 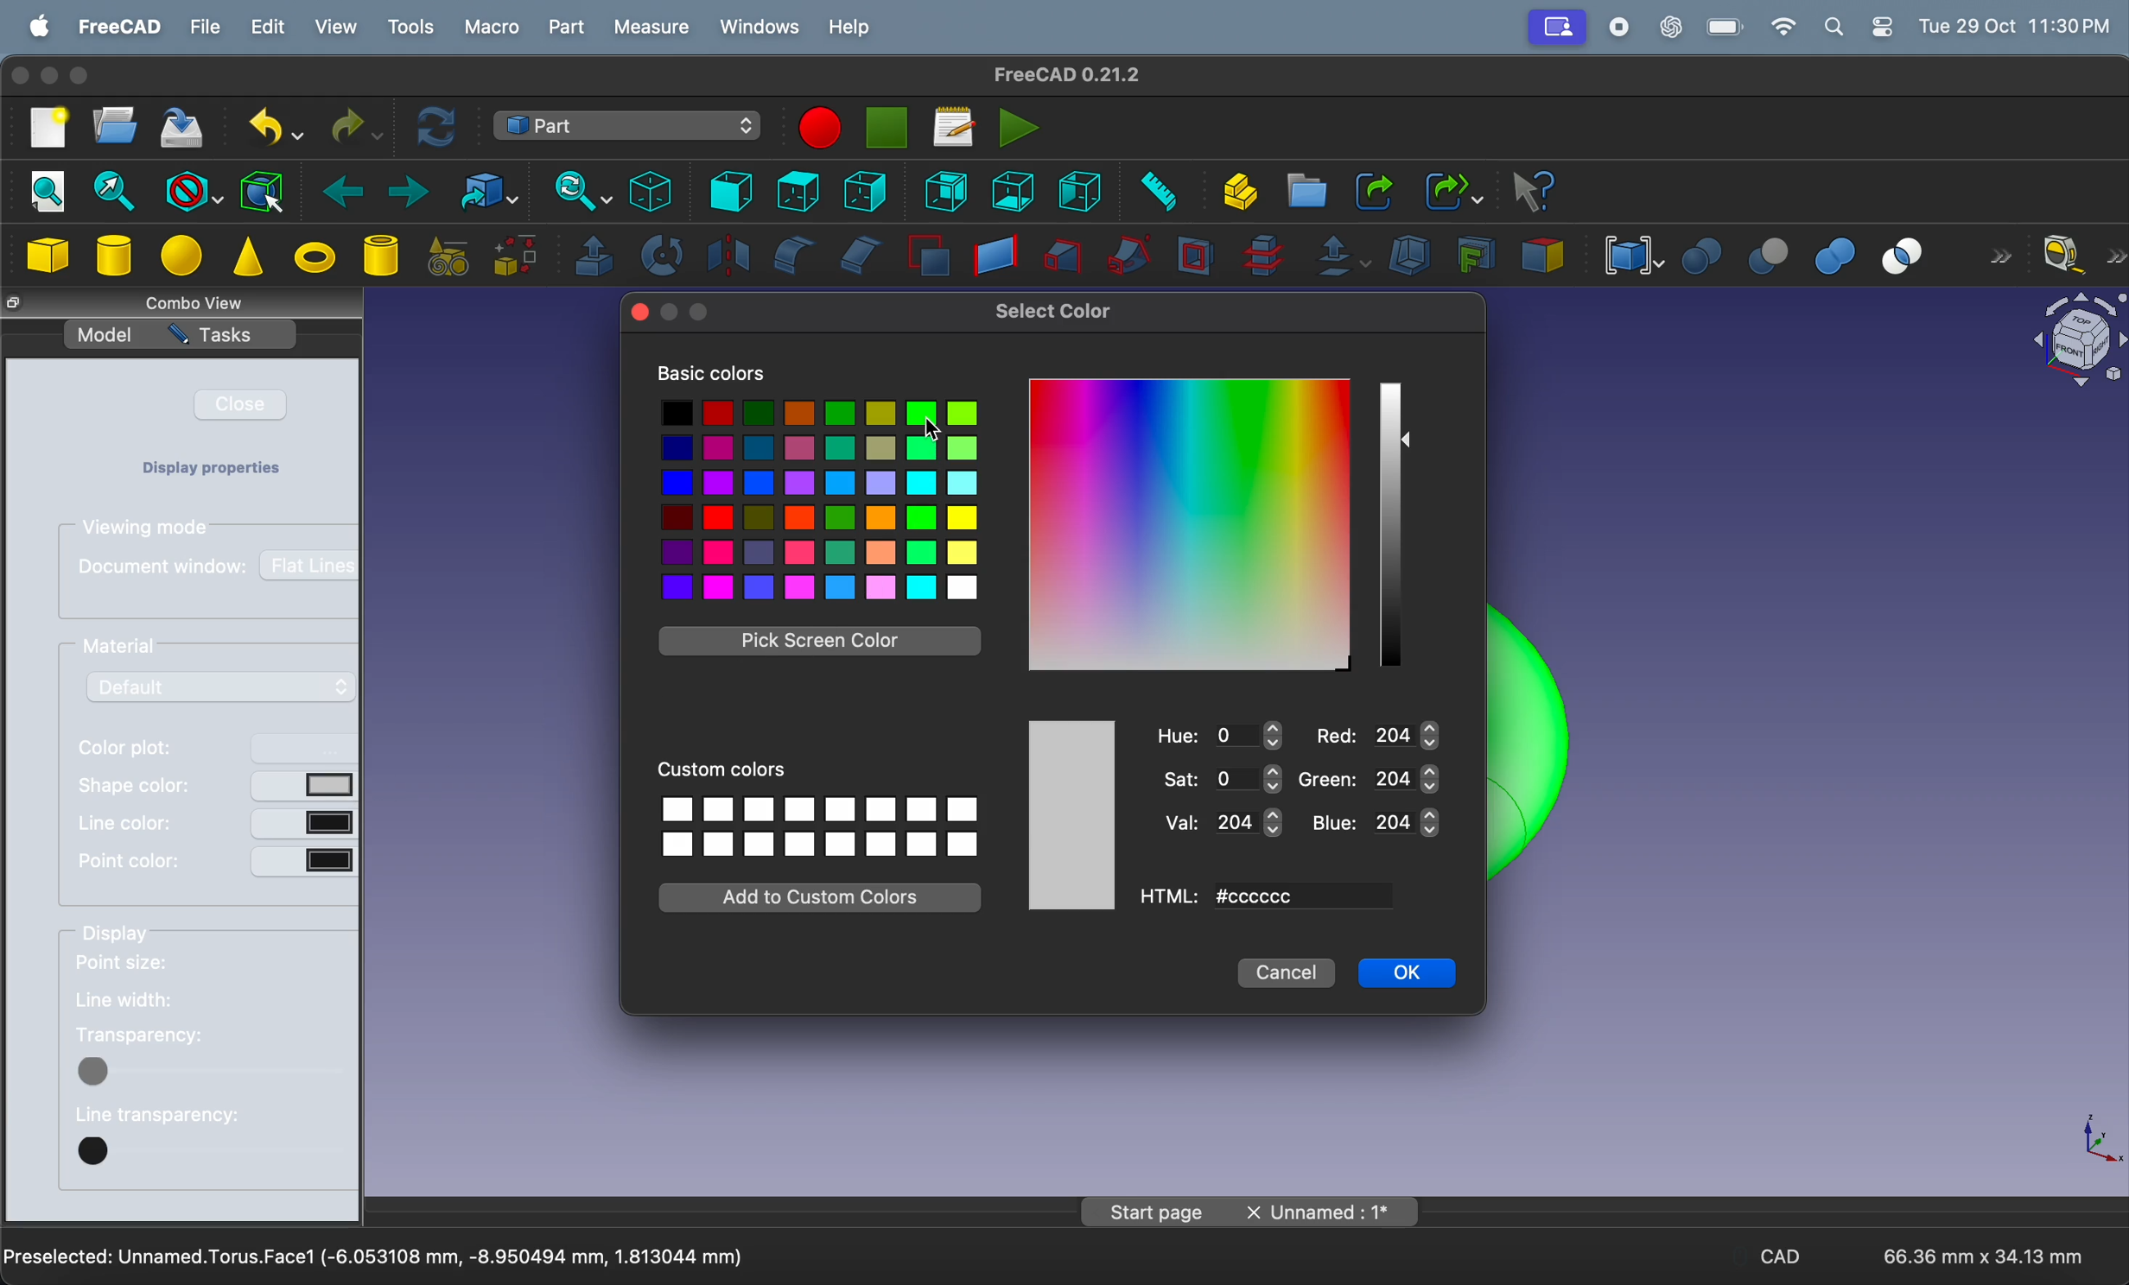 What do you see at coordinates (229, 471) in the screenshot?
I see `Display properties` at bounding box center [229, 471].